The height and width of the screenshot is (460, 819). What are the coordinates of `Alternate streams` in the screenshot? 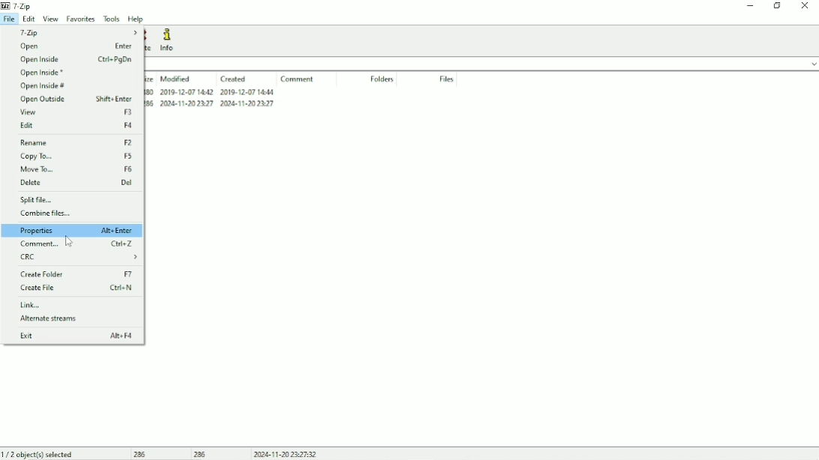 It's located at (52, 318).